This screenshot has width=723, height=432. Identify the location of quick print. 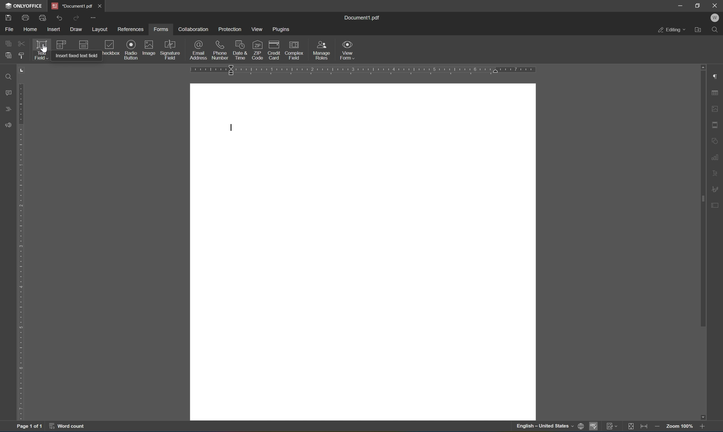
(43, 18).